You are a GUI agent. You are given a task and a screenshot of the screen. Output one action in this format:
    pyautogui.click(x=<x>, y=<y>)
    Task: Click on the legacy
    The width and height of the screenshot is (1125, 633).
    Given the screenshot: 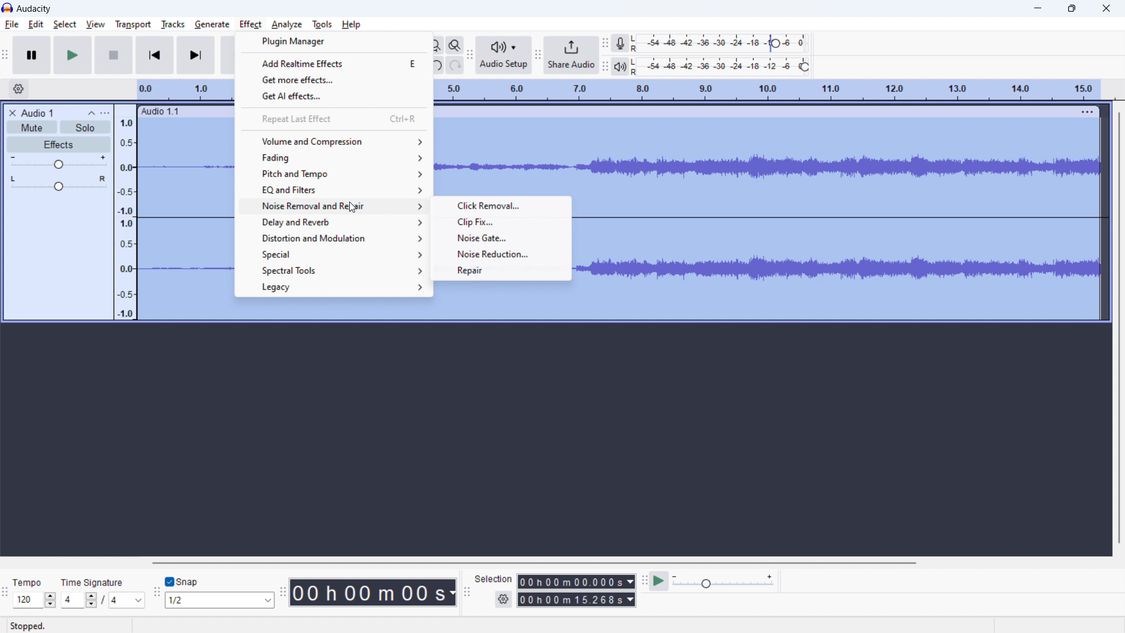 What is the action you would take?
    pyautogui.click(x=331, y=287)
    